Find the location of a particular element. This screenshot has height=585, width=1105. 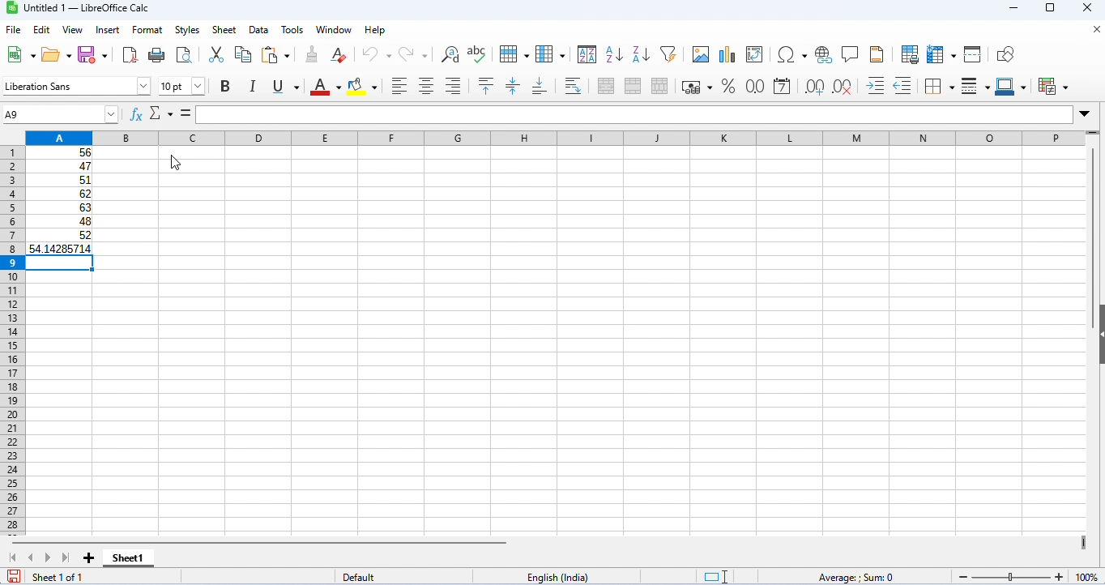

standard selection is located at coordinates (718, 577).